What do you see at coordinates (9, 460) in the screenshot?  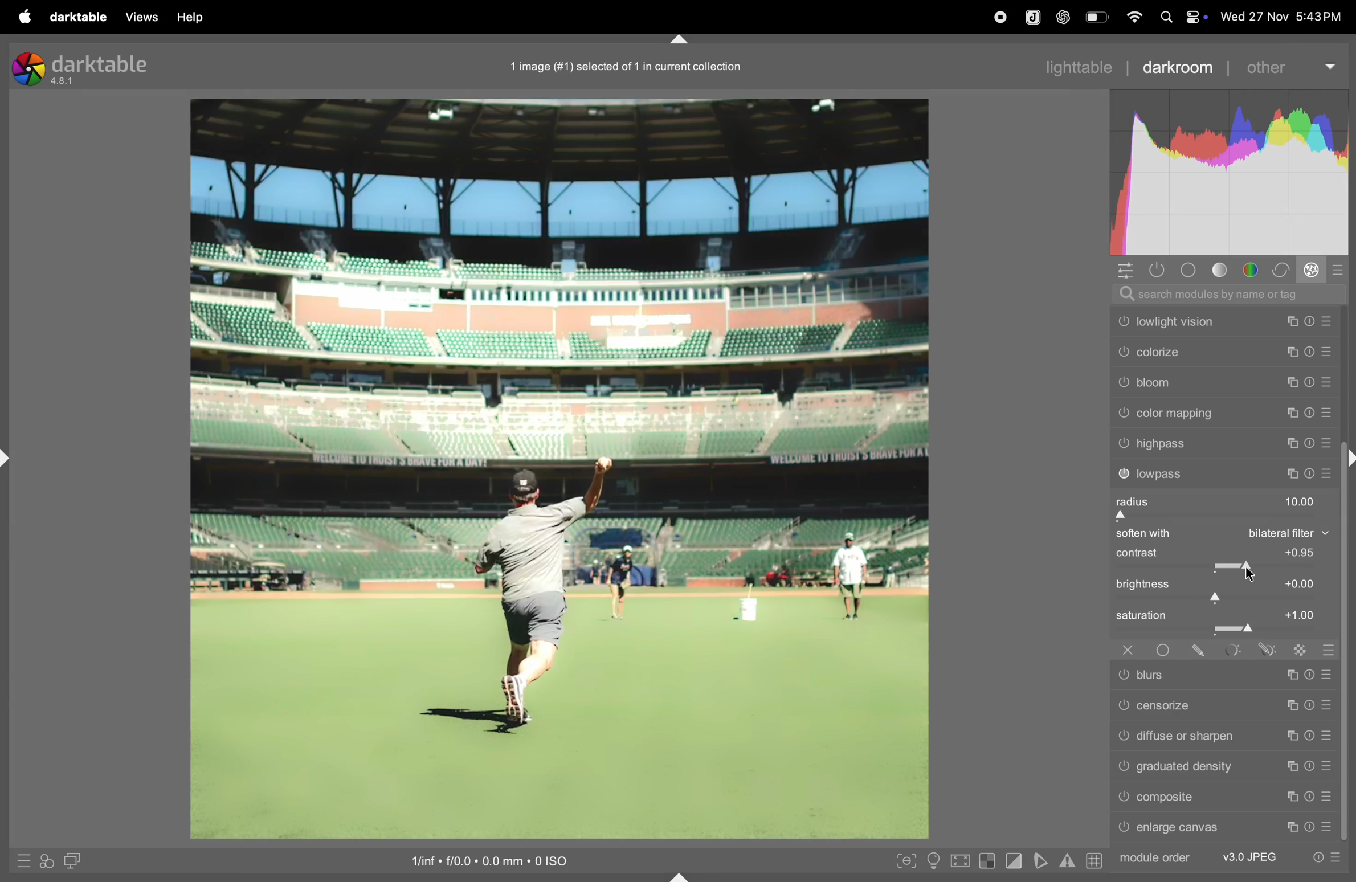 I see `shift+ctrl+l` at bounding box center [9, 460].